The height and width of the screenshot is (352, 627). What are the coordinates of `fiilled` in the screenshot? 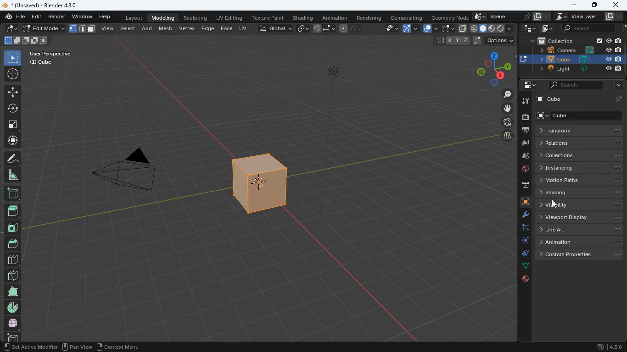 It's located at (13, 213).